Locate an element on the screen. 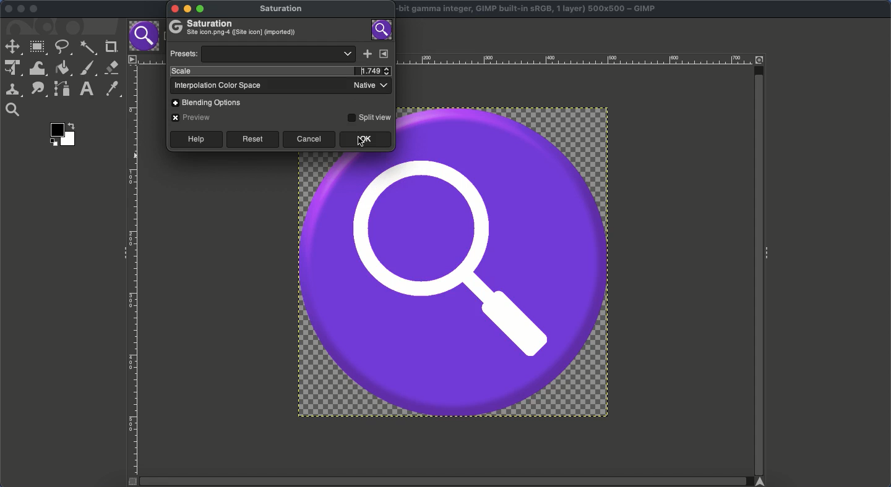 The width and height of the screenshot is (891, 487). close is located at coordinates (173, 9).